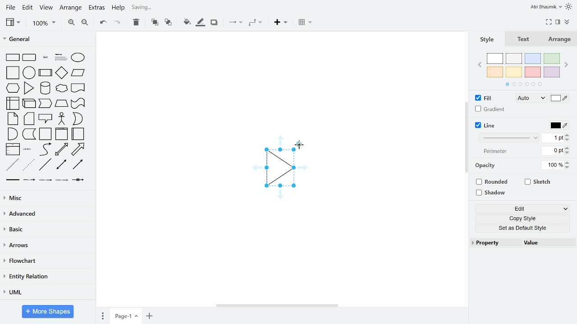 The width and height of the screenshot is (577, 324). Describe the element at coordinates (29, 103) in the screenshot. I see `cube` at that location.